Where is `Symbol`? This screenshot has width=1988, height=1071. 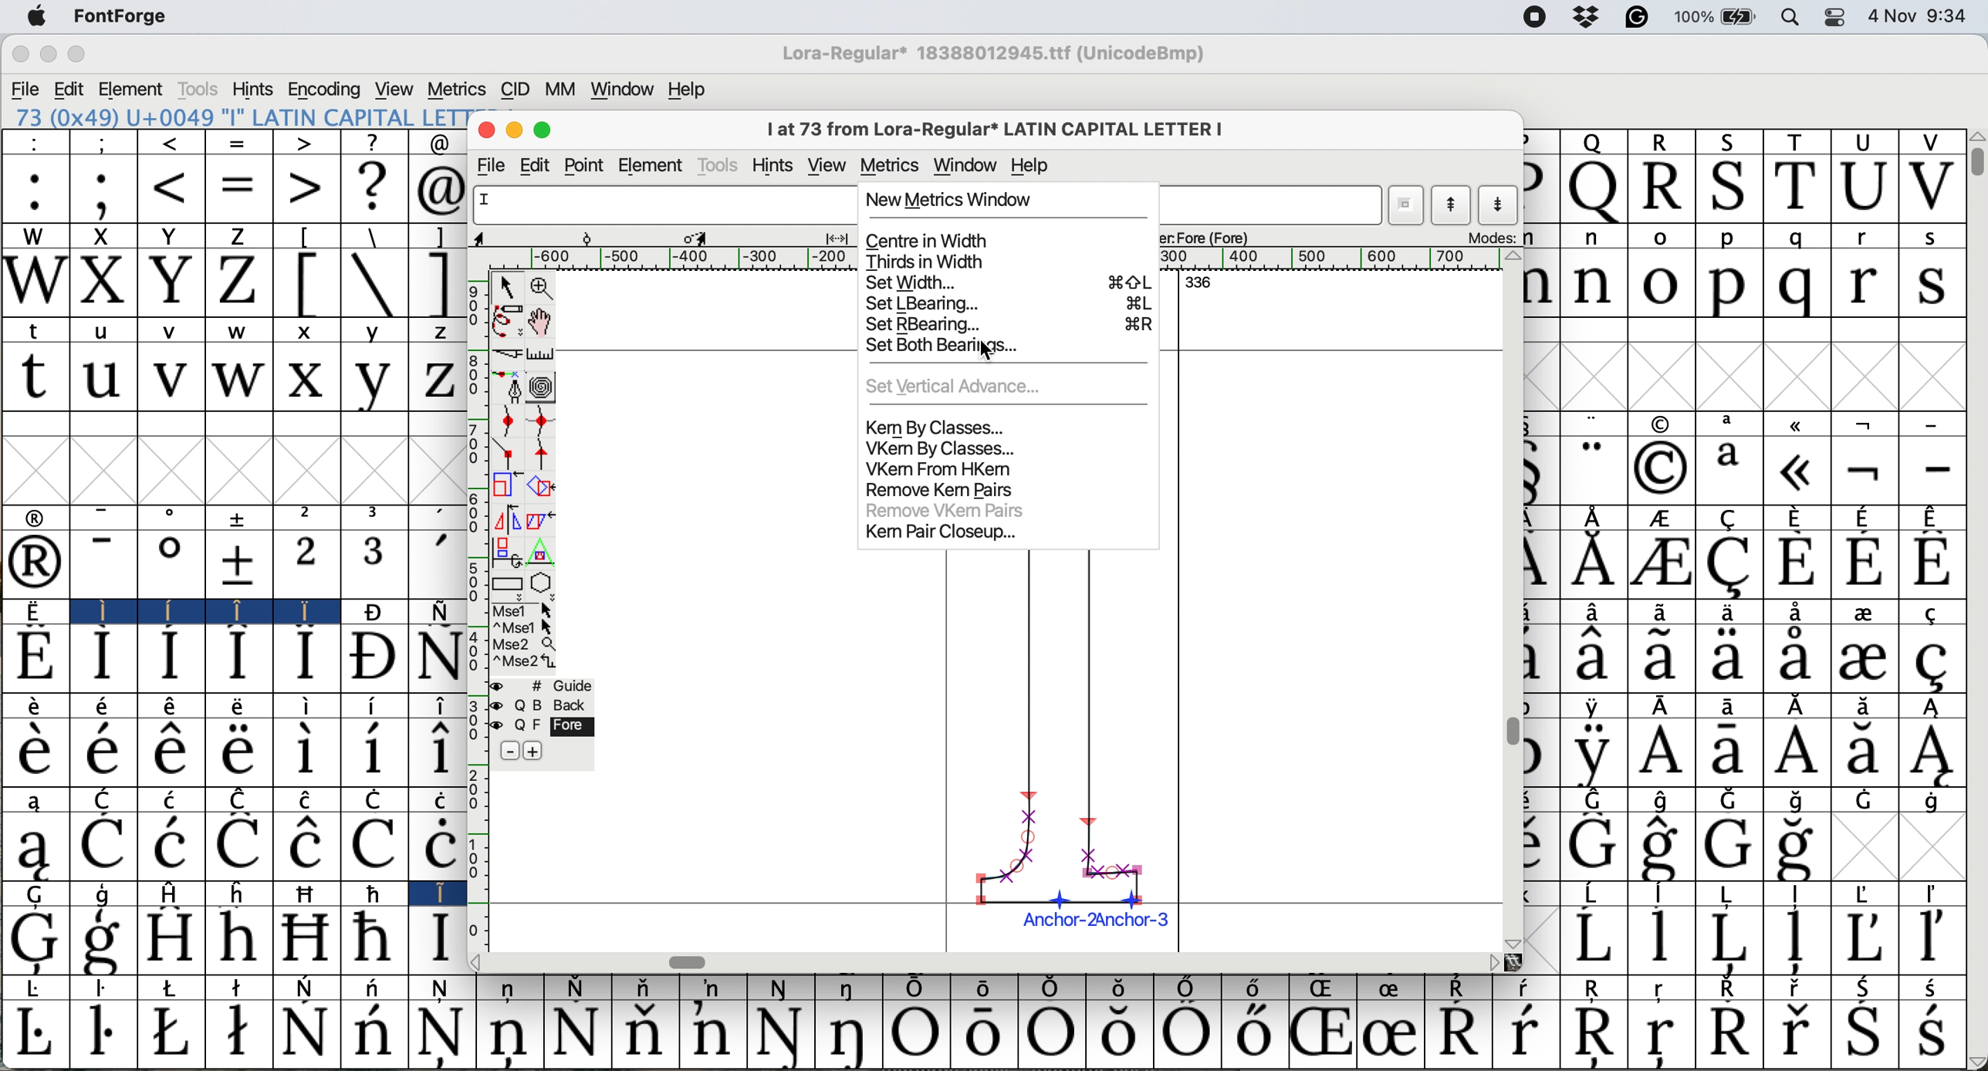
Symbol is located at coordinates (1670, 707).